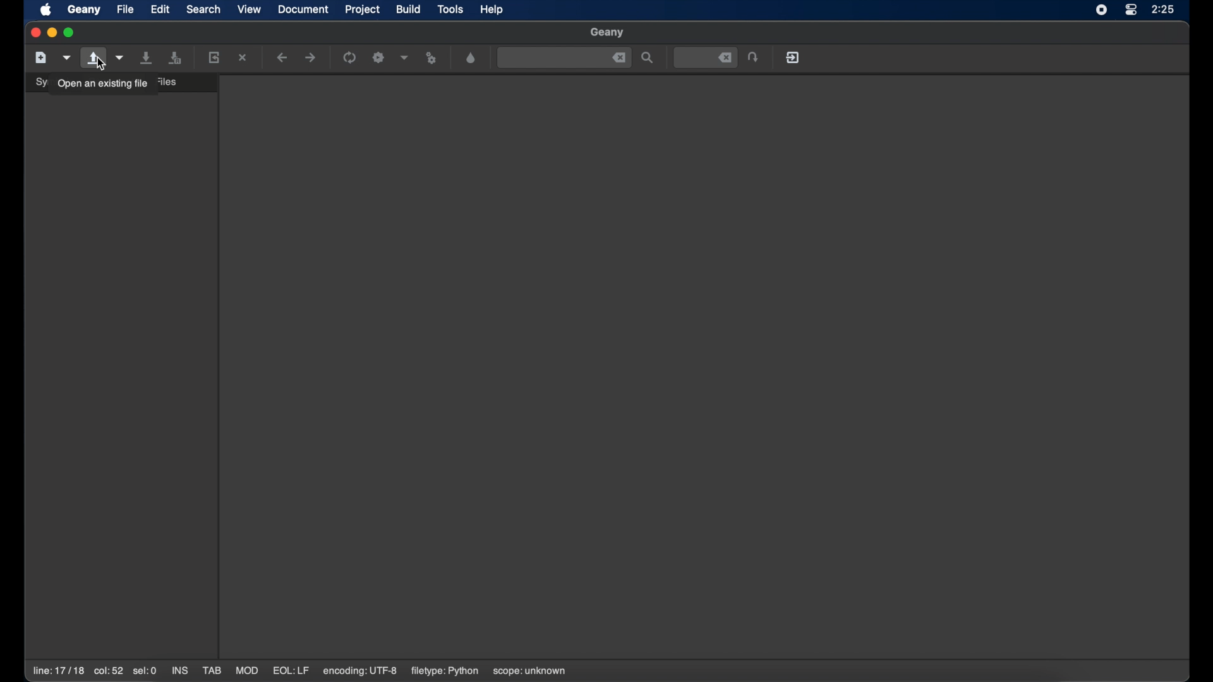 This screenshot has width=1213, height=682. Describe the element at coordinates (405, 57) in the screenshot. I see `choose more build actions` at that location.